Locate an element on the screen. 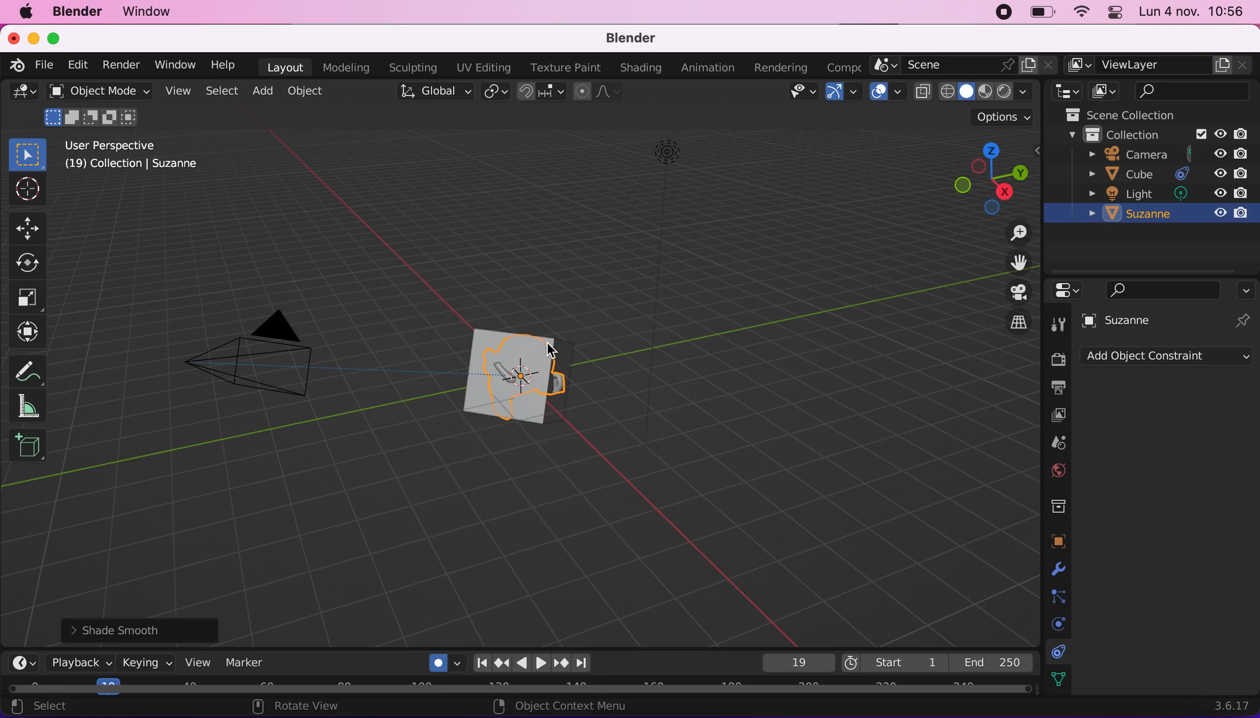 The height and width of the screenshot is (718, 1260). layout is located at coordinates (284, 67).